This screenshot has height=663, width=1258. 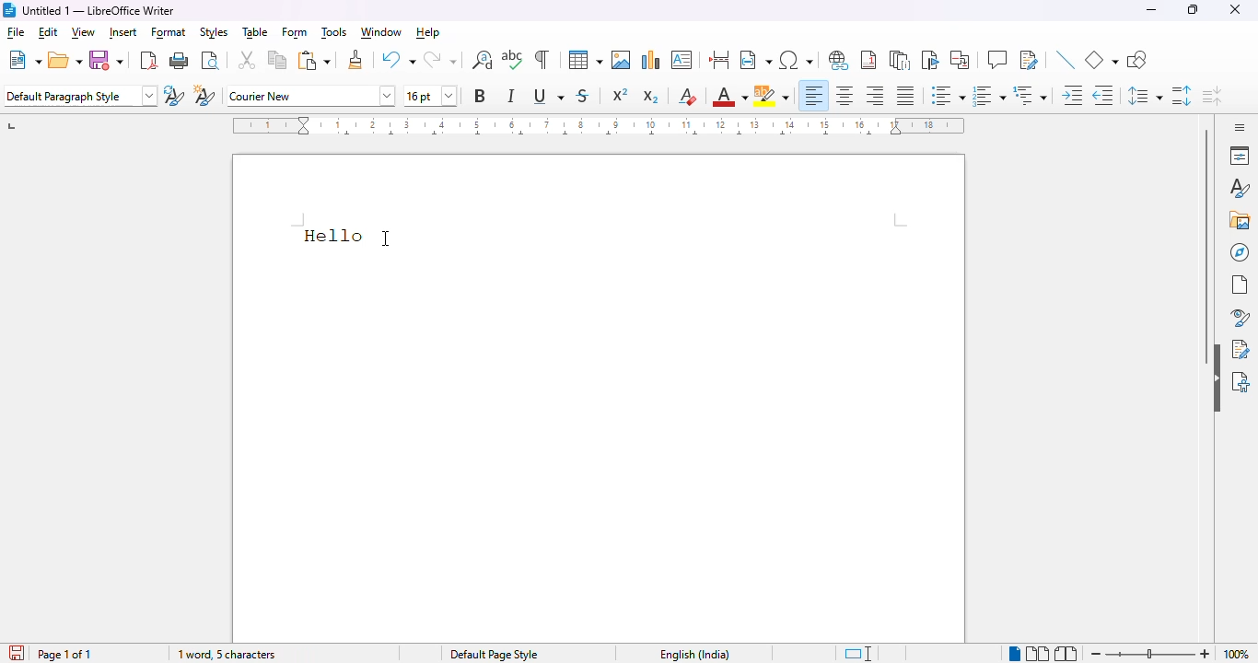 What do you see at coordinates (960, 59) in the screenshot?
I see `insert cross-reference` at bounding box center [960, 59].